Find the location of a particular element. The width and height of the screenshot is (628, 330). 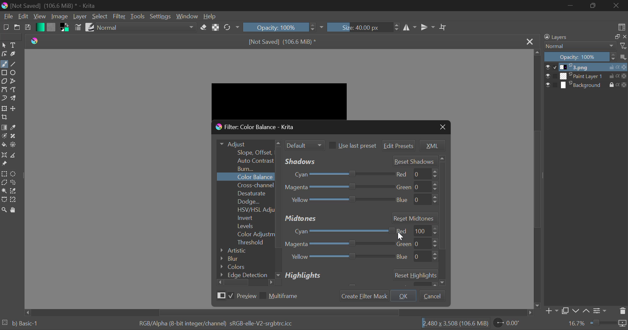

Select is located at coordinates (101, 16).